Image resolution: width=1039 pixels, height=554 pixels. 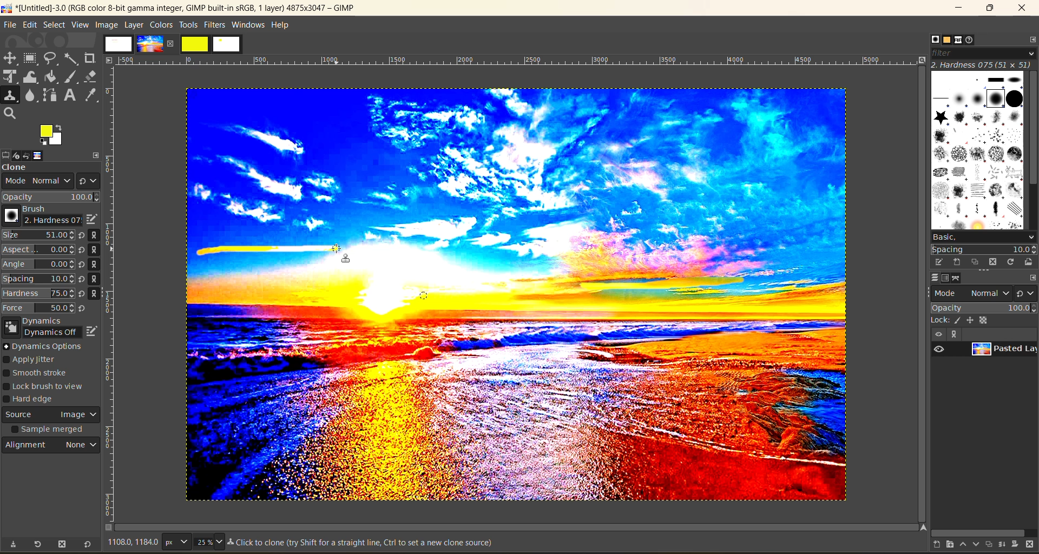 I want to click on tool options, so click(x=6, y=154).